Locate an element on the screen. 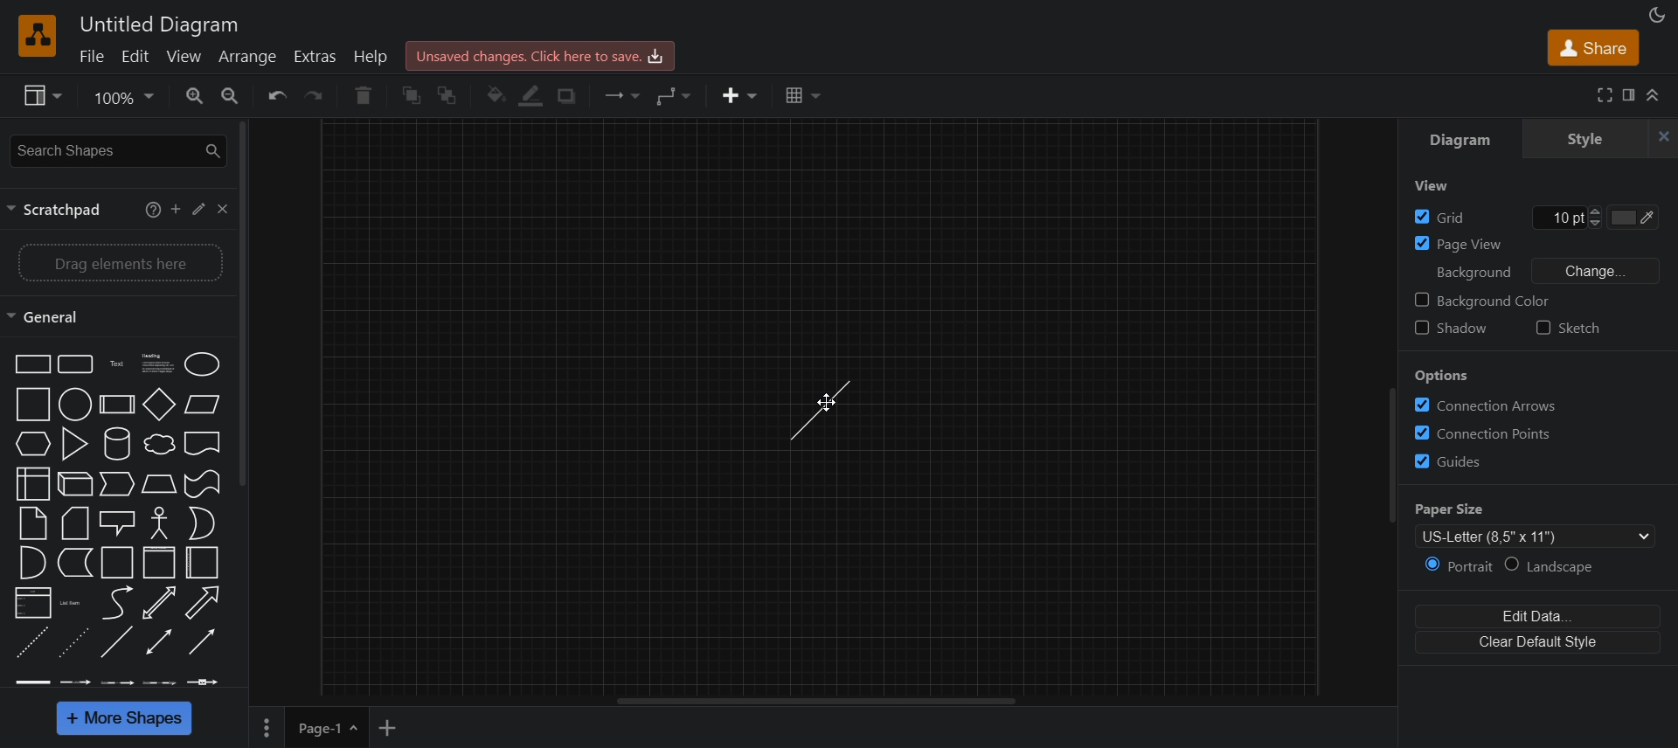 This screenshot has height=748, width=1678. share is located at coordinates (1595, 50).